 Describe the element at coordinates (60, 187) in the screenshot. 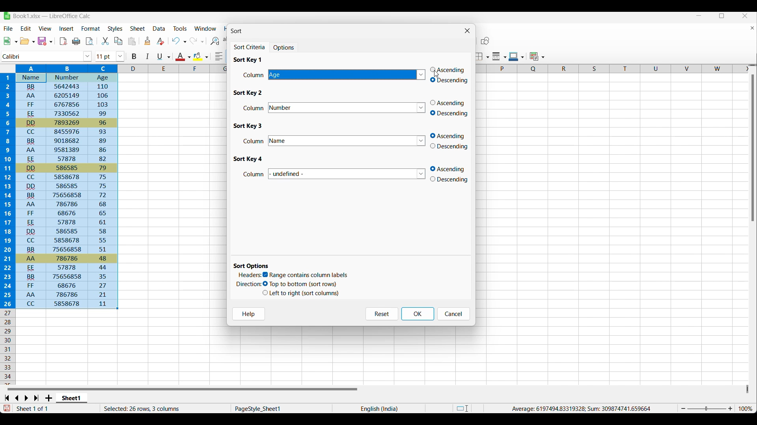

I see `Current selection highlighted` at that location.